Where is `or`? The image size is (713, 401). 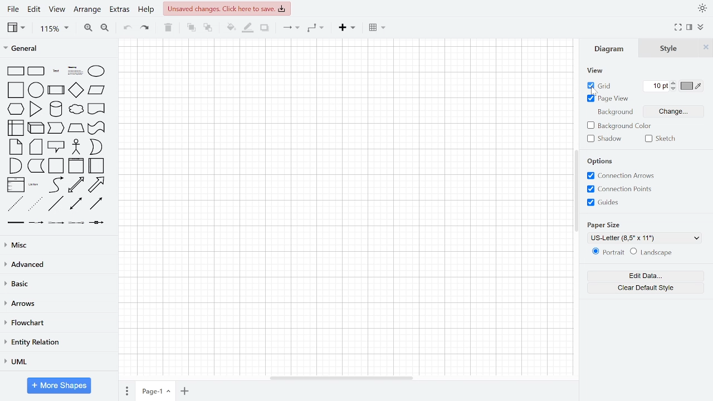
or is located at coordinates (96, 146).